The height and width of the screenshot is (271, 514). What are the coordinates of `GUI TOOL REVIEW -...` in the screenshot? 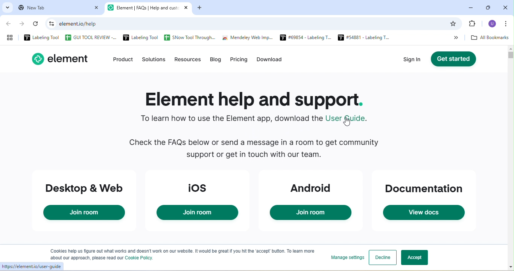 It's located at (90, 38).